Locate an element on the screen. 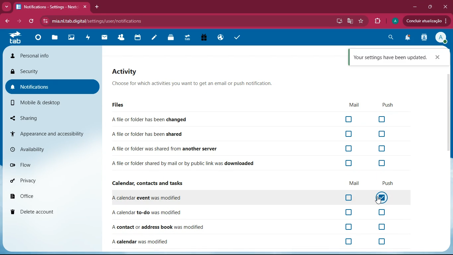 The image size is (453, 255). mail is located at coordinates (104, 38).